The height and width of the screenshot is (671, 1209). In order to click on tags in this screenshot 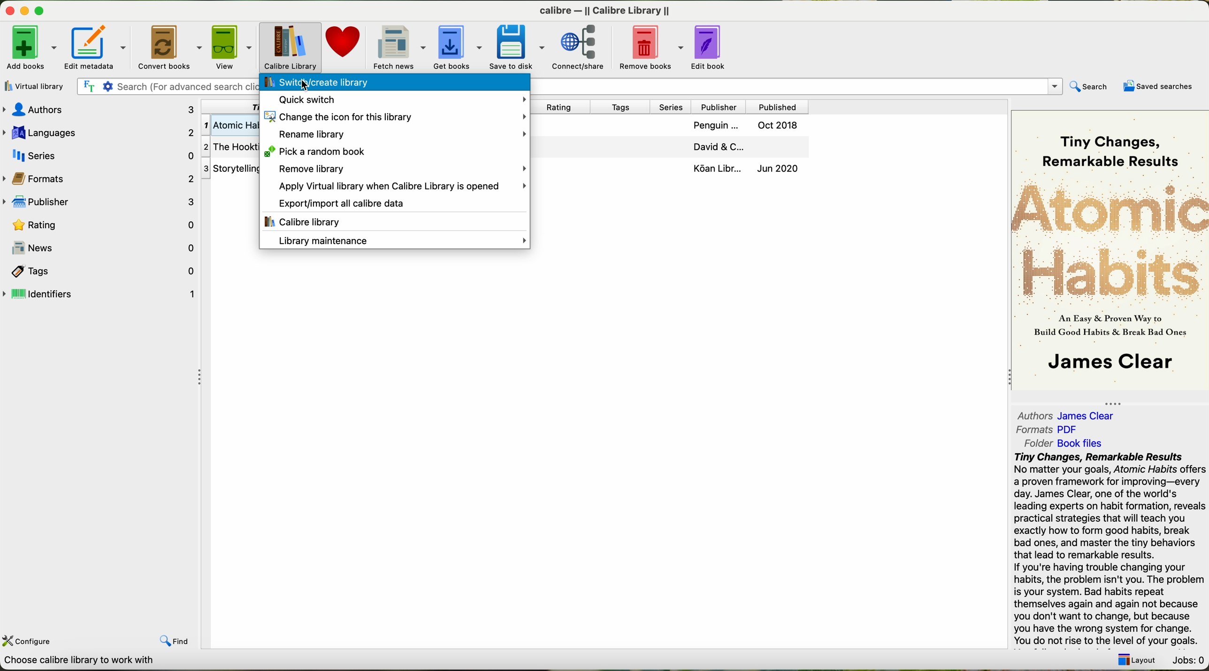, I will do `click(622, 107)`.